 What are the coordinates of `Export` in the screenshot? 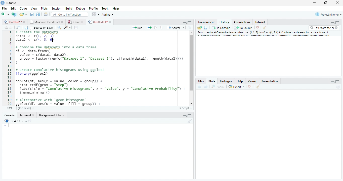 It's located at (236, 87).